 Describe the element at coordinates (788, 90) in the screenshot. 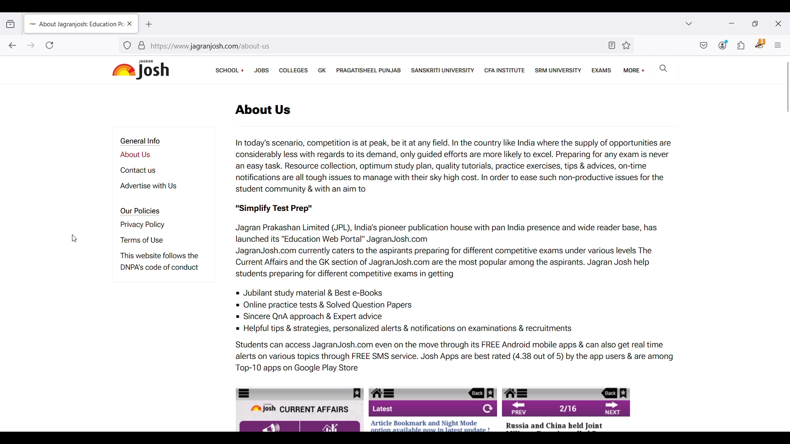

I see `Vertical slide bar` at that location.